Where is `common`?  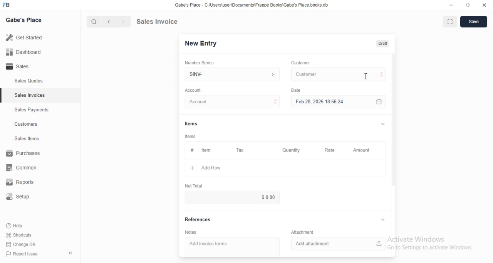 common is located at coordinates (24, 167).